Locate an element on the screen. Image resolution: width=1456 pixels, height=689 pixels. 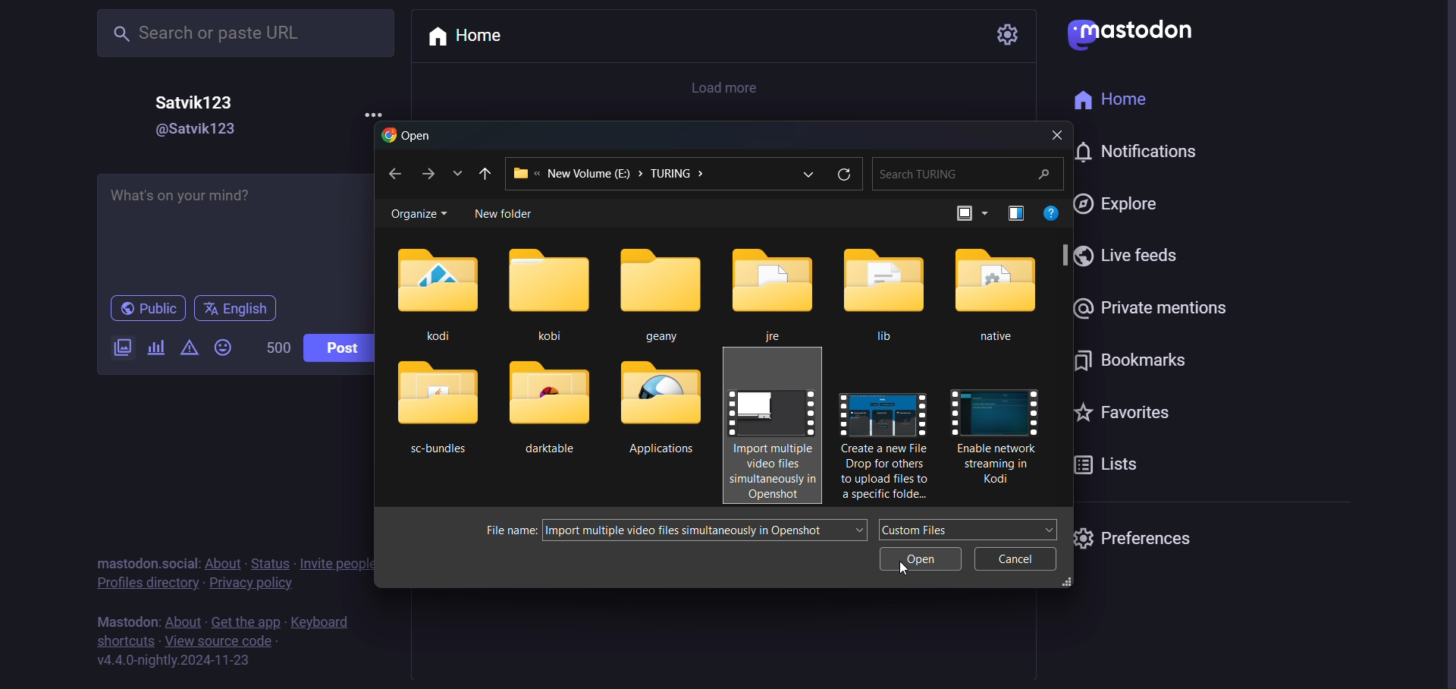
preview is located at coordinates (1014, 212).